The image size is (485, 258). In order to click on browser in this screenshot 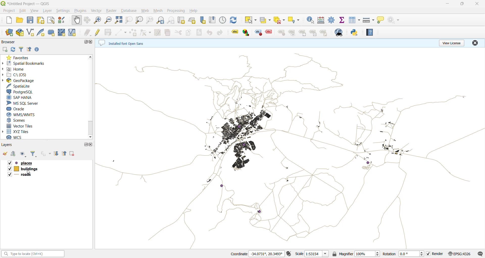, I will do `click(8, 42)`.